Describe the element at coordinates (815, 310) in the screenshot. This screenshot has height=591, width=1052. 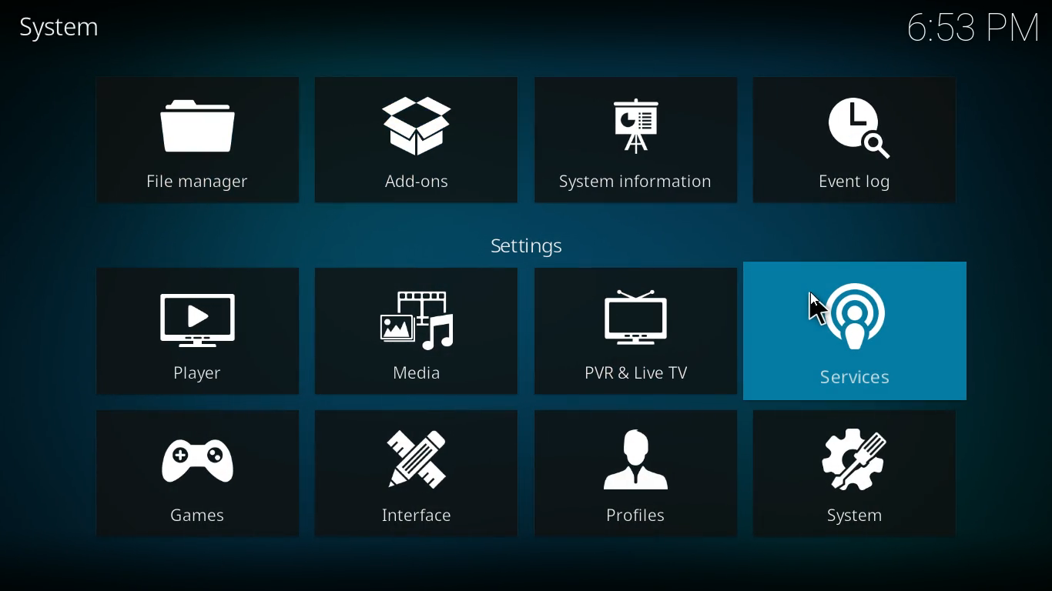
I see `Cursor` at that location.